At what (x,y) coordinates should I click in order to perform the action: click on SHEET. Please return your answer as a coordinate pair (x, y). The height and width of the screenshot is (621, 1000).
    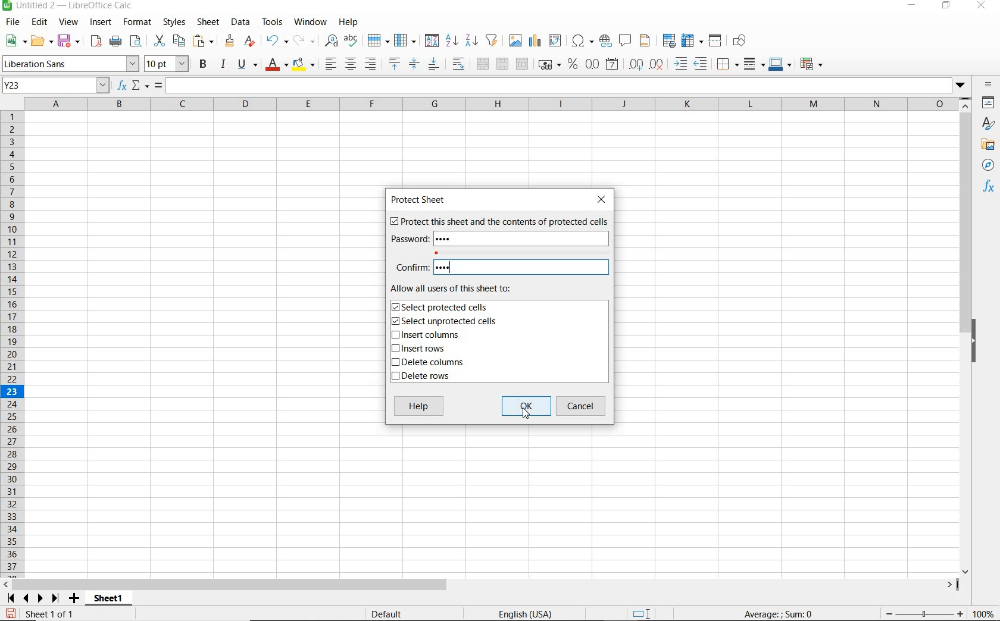
    Looking at the image, I should click on (207, 23).